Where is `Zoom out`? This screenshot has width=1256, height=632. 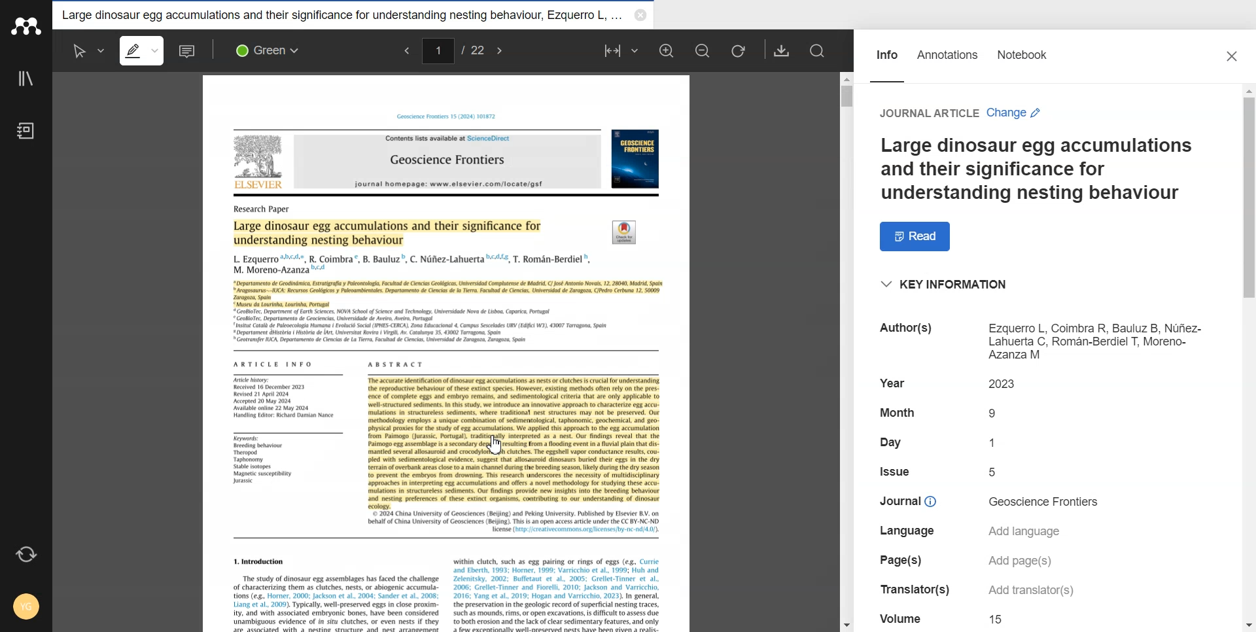 Zoom out is located at coordinates (703, 50).